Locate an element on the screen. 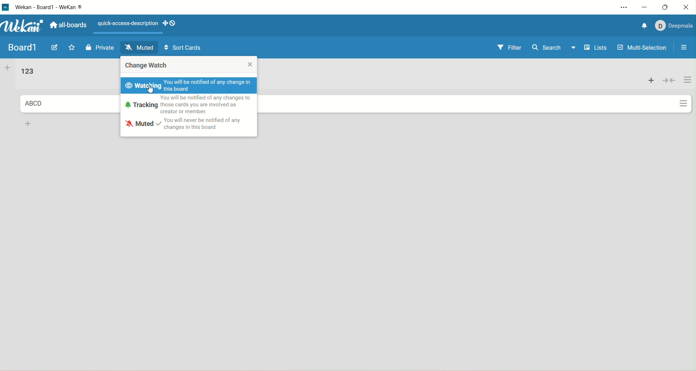  close is located at coordinates (688, 6).